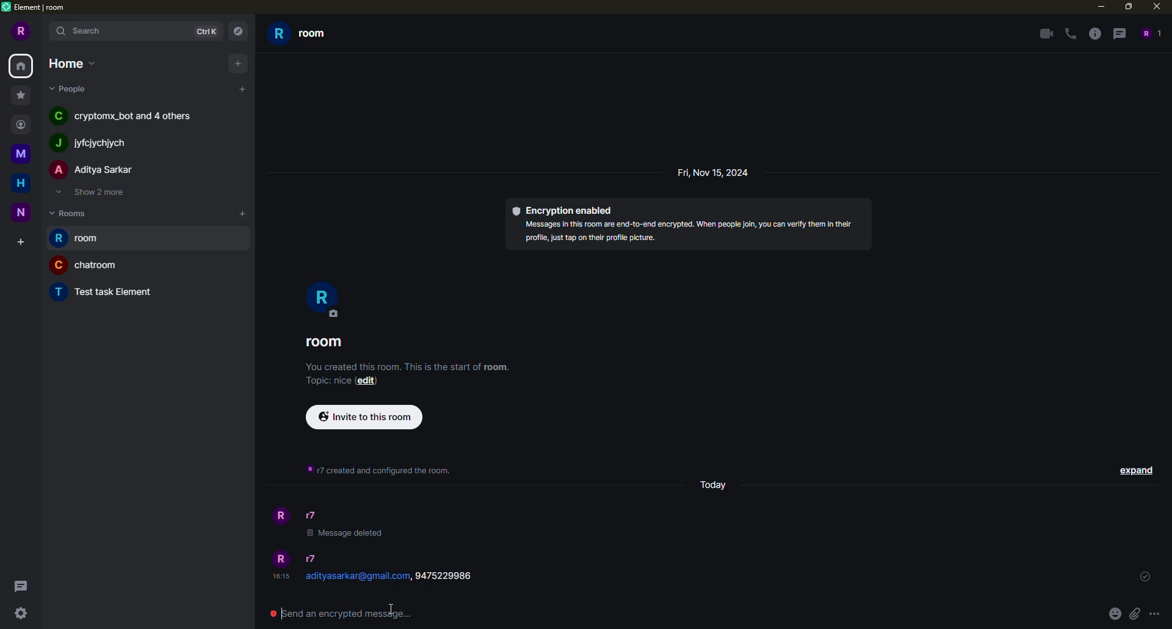 The width and height of the screenshot is (1172, 629). I want to click on space, so click(23, 152).